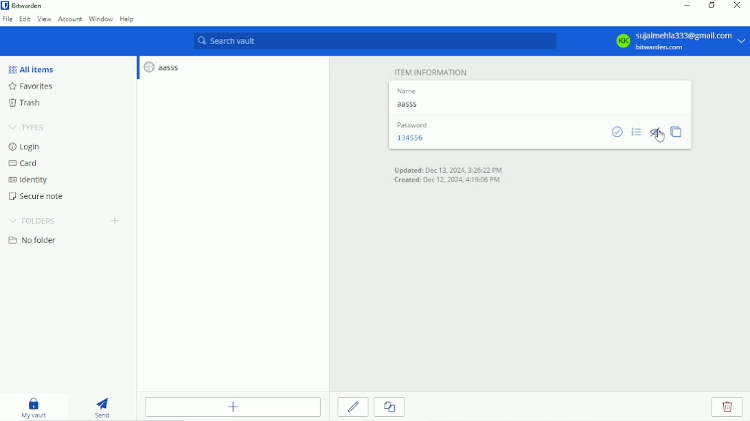 This screenshot has width=750, height=421. Describe the element at coordinates (29, 6) in the screenshot. I see `Bitwarden application name` at that location.